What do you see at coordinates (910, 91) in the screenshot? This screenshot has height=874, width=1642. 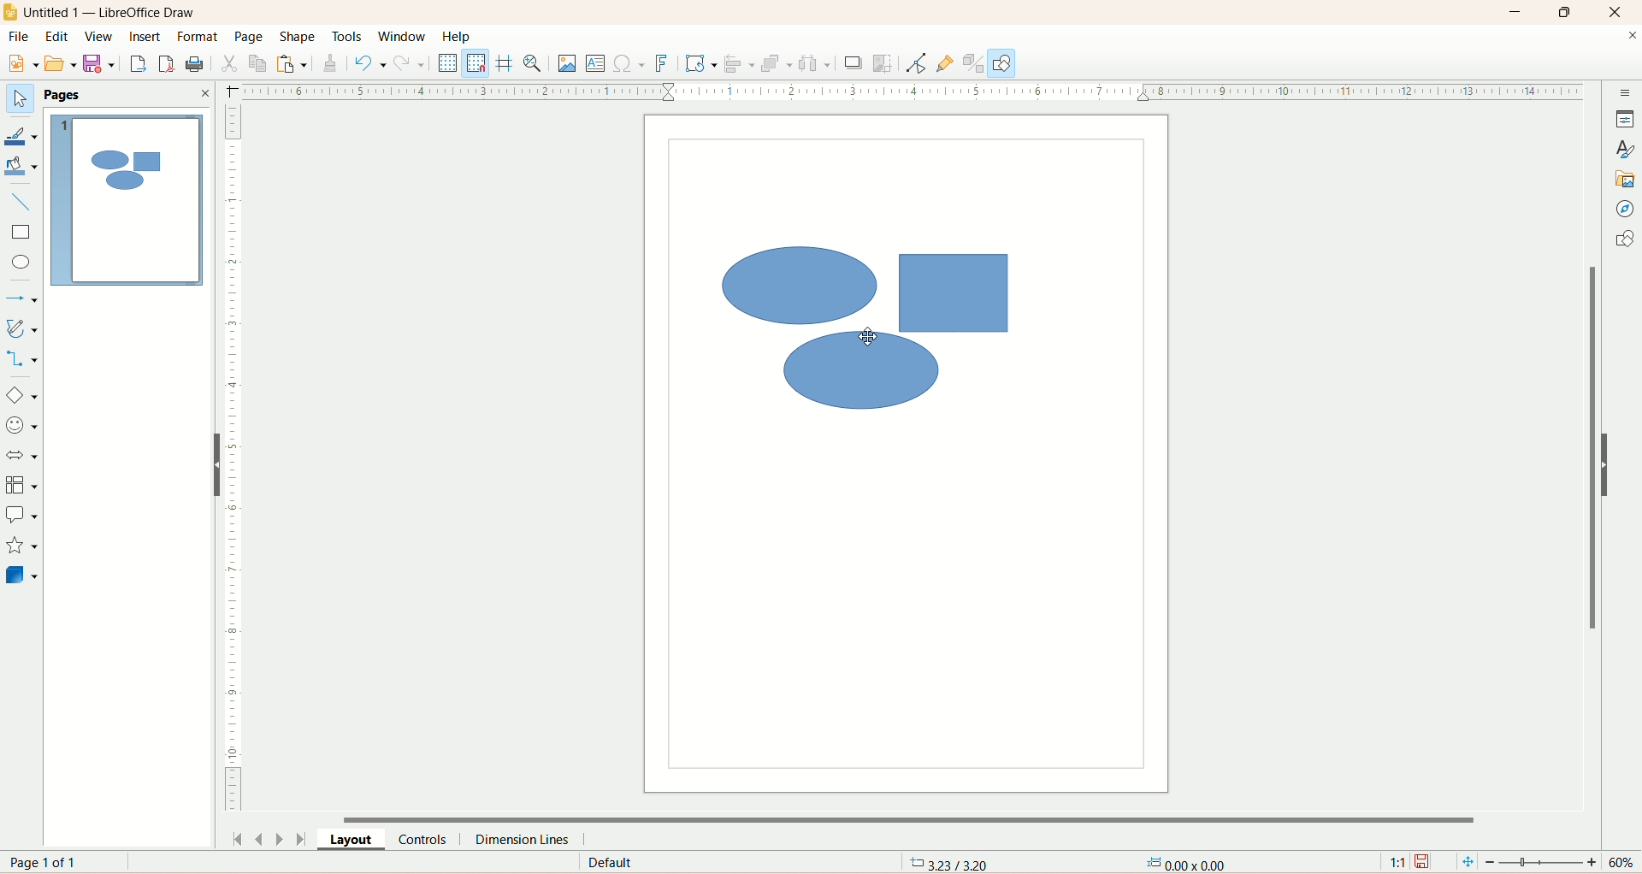 I see `scale bar` at bounding box center [910, 91].